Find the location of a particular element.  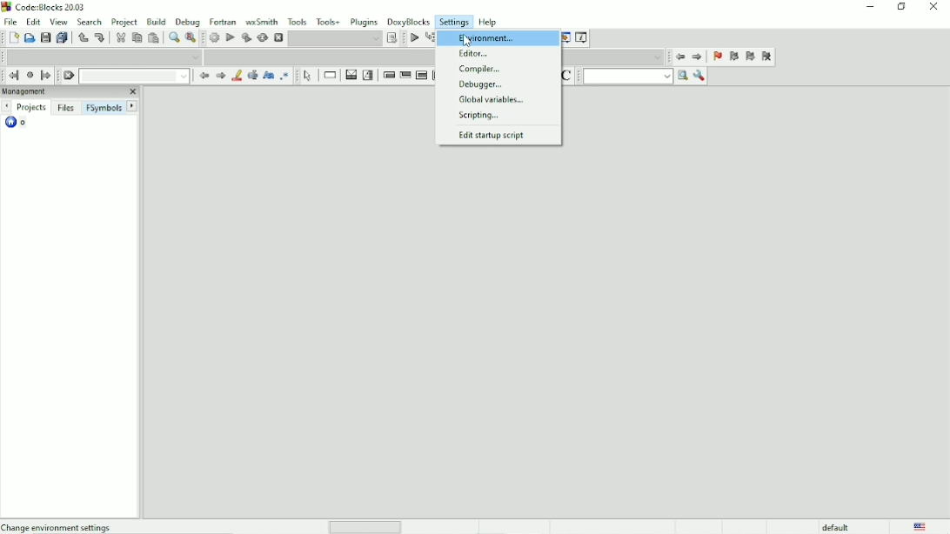

Debug is located at coordinates (188, 22).